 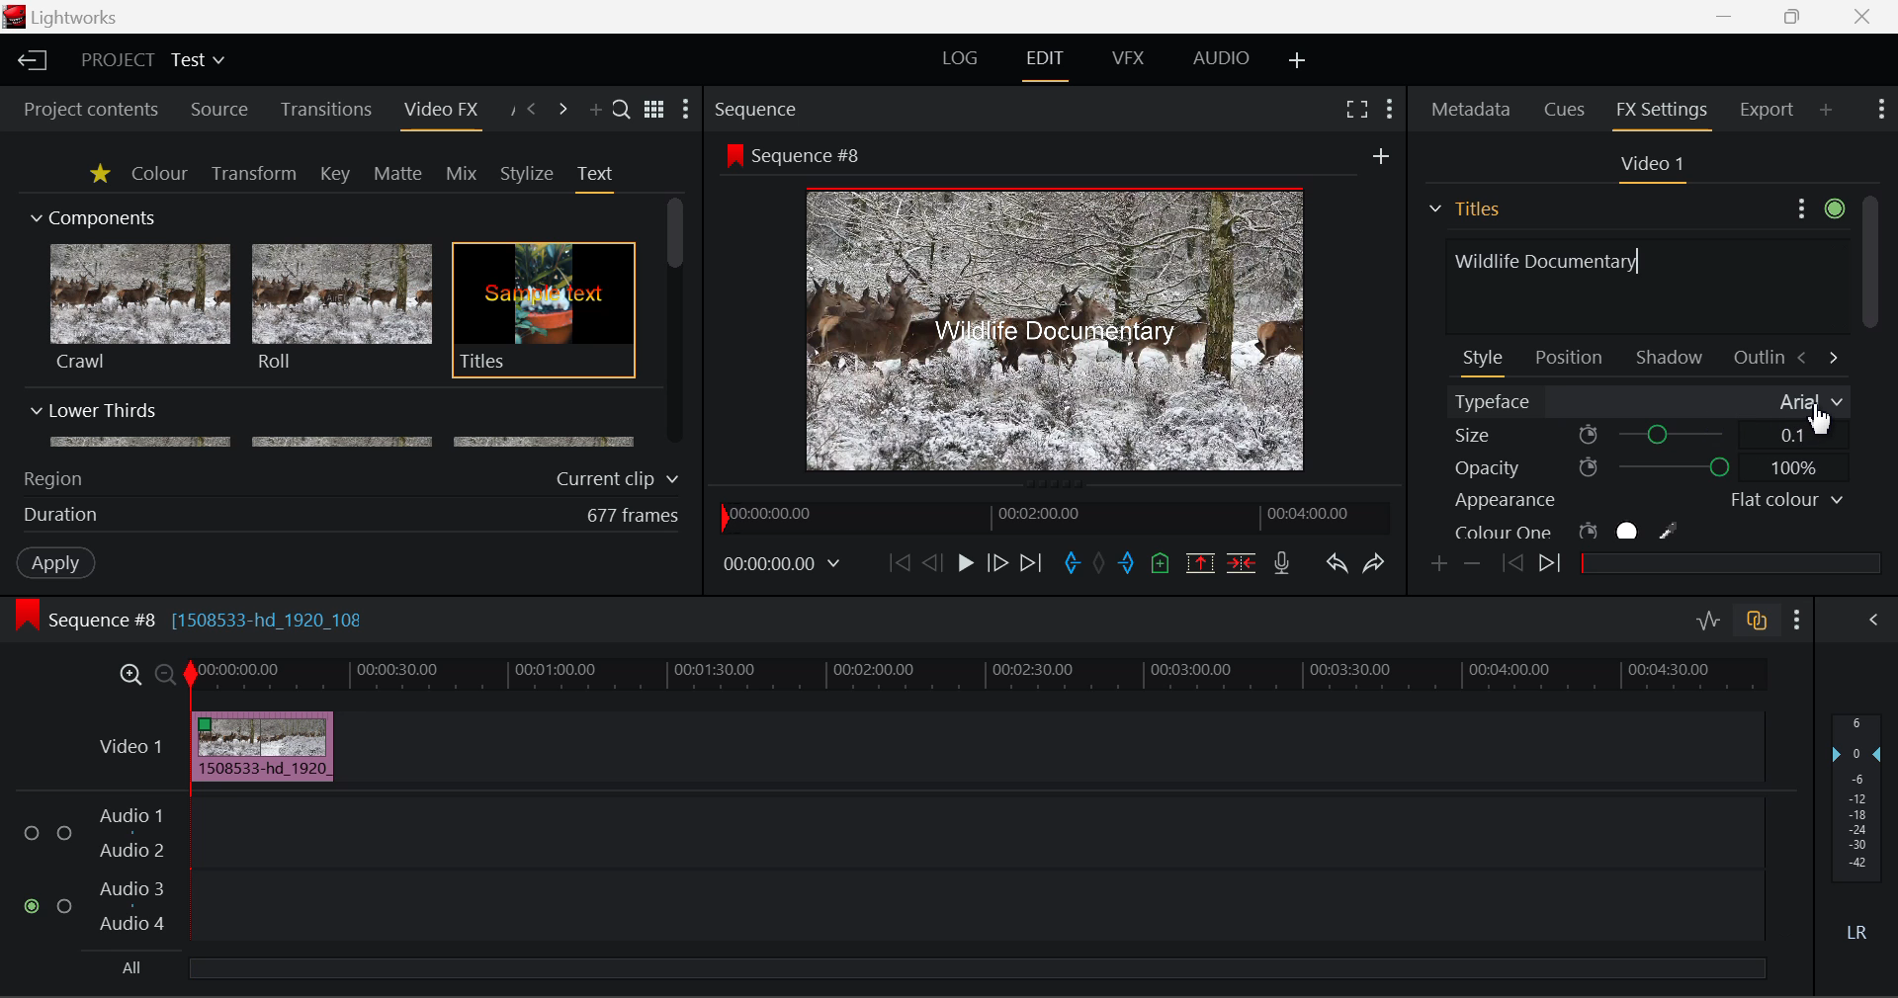 I want to click on Opacity, so click(x=1649, y=467).